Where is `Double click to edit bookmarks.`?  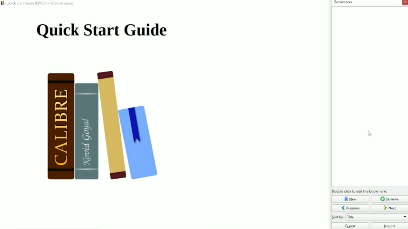 Double click to edit bookmarks. is located at coordinates (361, 191).